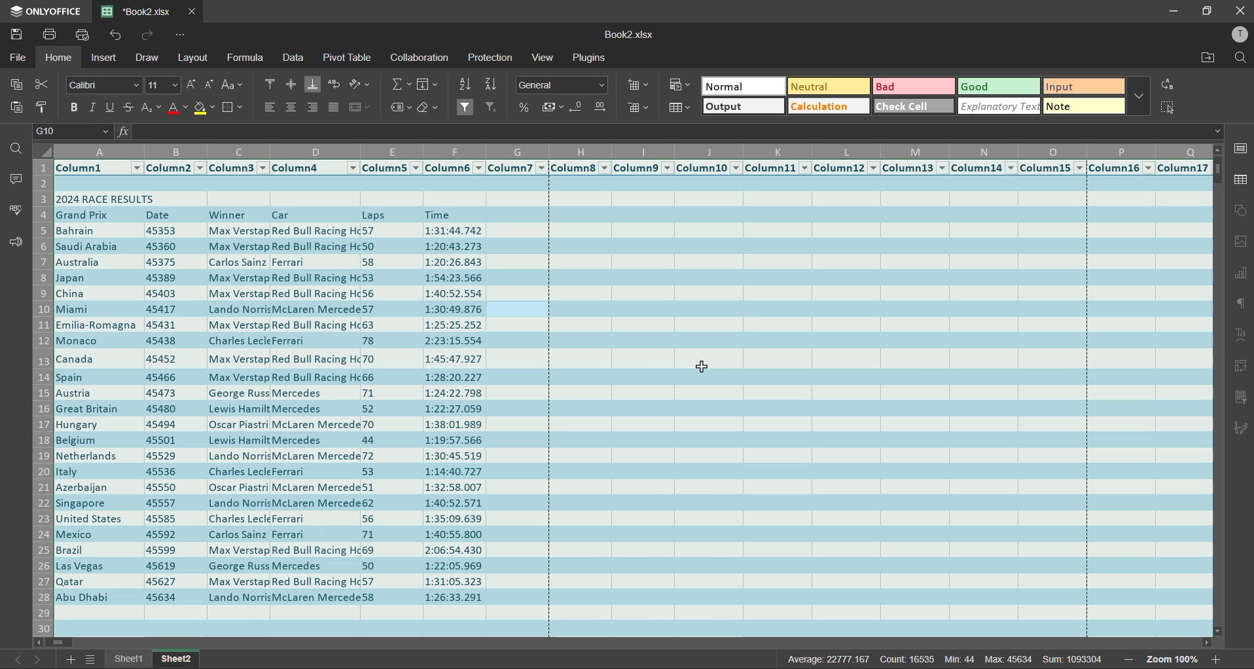 This screenshot has height=669, width=1254. What do you see at coordinates (313, 108) in the screenshot?
I see `align right` at bounding box center [313, 108].